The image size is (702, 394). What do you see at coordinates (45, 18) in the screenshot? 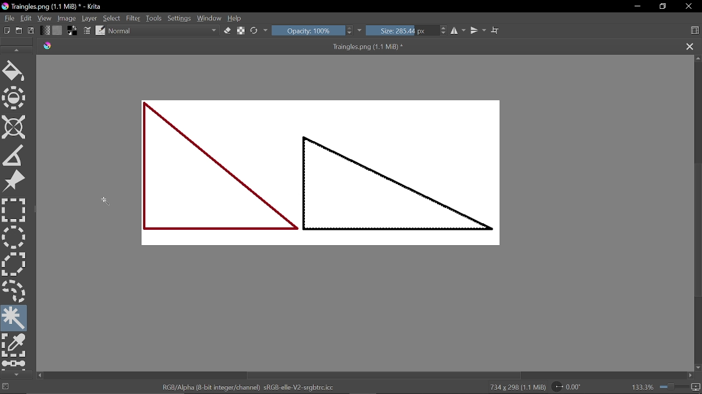
I see `View` at bounding box center [45, 18].